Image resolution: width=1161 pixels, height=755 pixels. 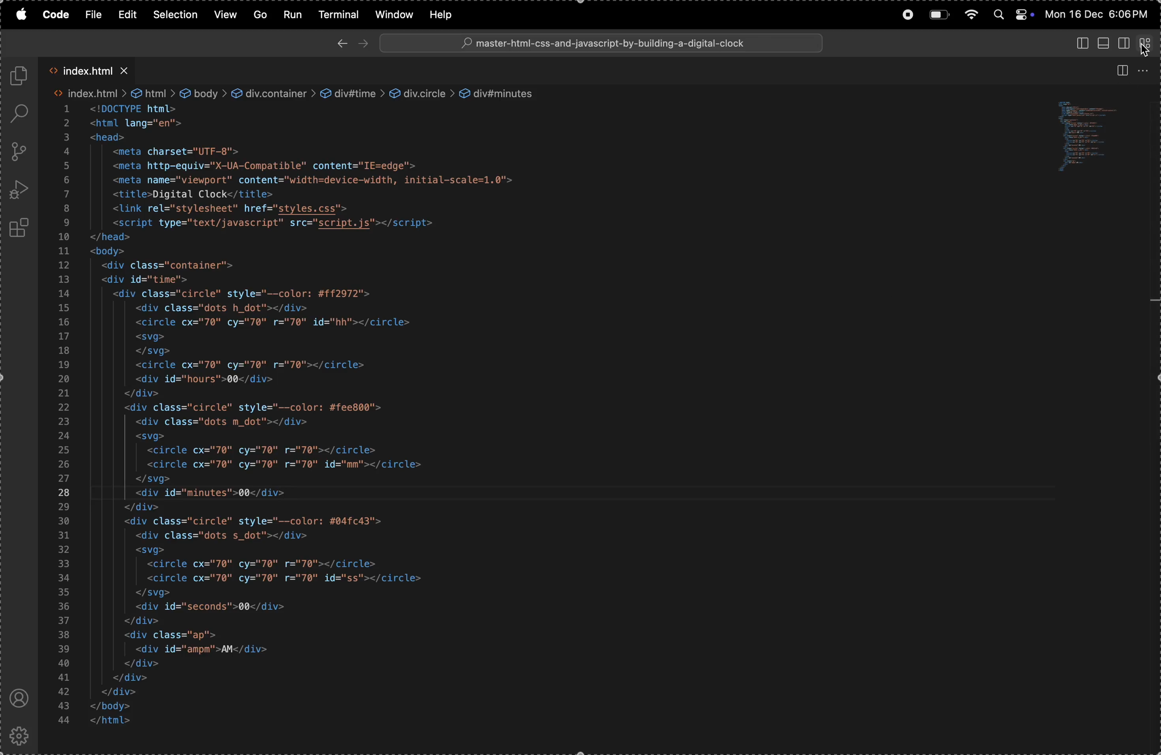 I want to click on run debug, so click(x=20, y=190).